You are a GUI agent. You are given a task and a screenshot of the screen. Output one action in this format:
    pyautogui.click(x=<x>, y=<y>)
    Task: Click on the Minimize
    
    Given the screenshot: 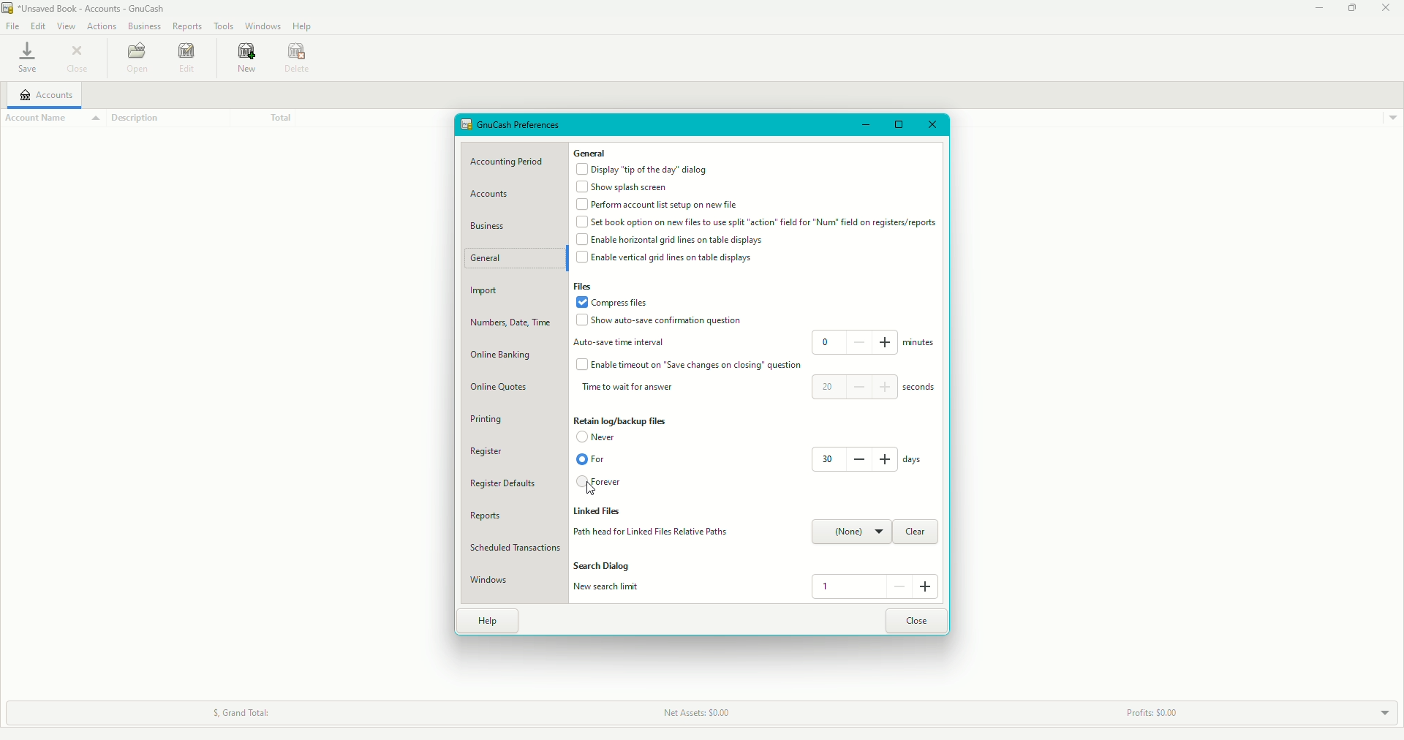 What is the action you would take?
    pyautogui.click(x=1316, y=9)
    